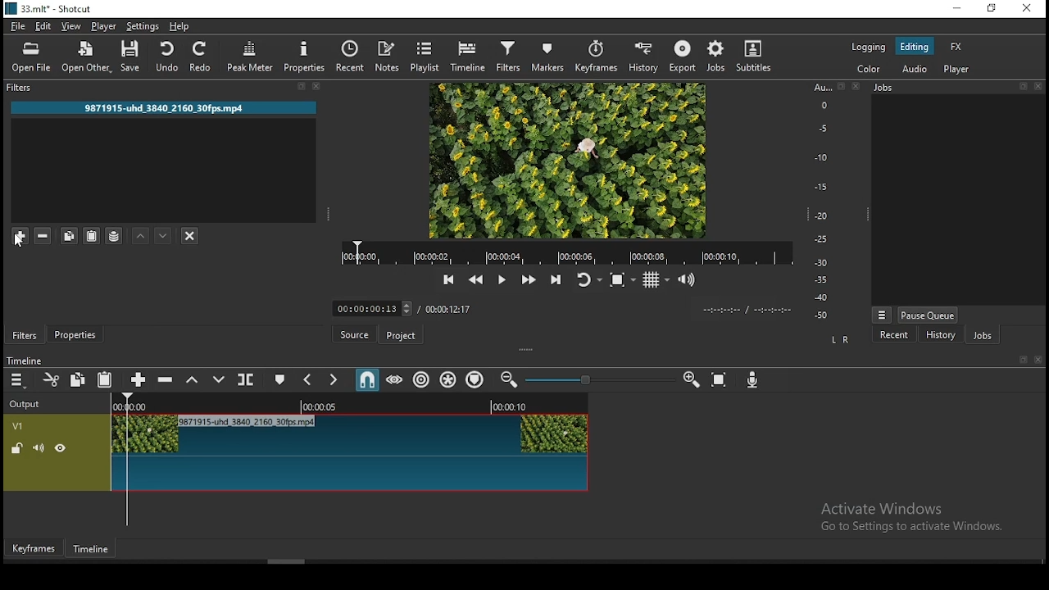 The height and width of the screenshot is (590, 1049). I want to click on increase decrease, so click(406, 307).